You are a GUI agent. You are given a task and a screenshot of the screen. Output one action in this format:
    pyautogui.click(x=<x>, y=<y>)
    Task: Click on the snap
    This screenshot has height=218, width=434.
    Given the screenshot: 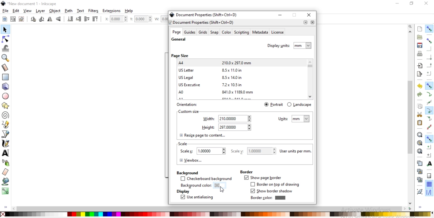 What is the action you would take?
    pyautogui.click(x=215, y=32)
    